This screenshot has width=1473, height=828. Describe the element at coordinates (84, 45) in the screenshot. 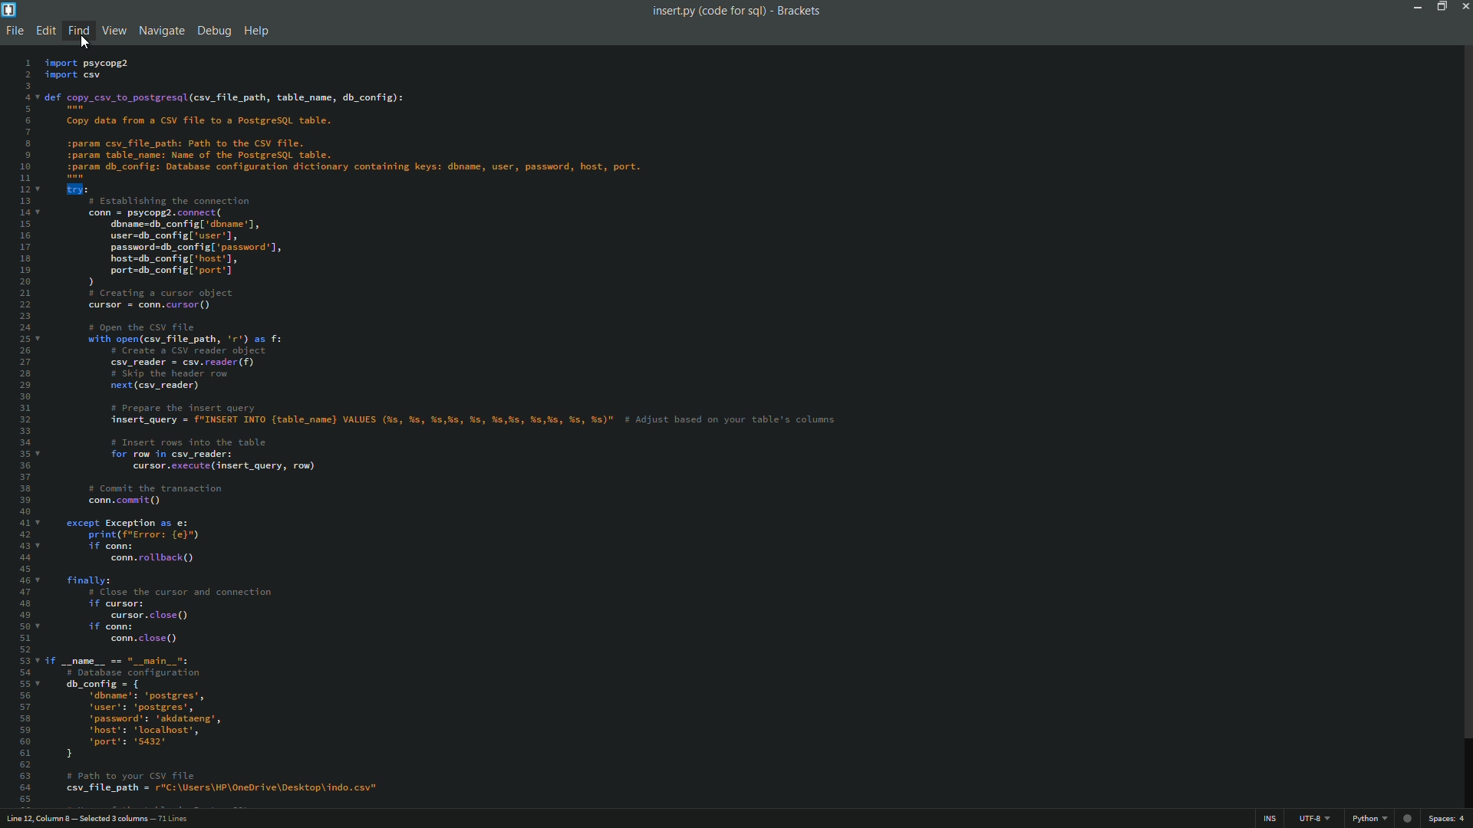

I see `cursor` at that location.